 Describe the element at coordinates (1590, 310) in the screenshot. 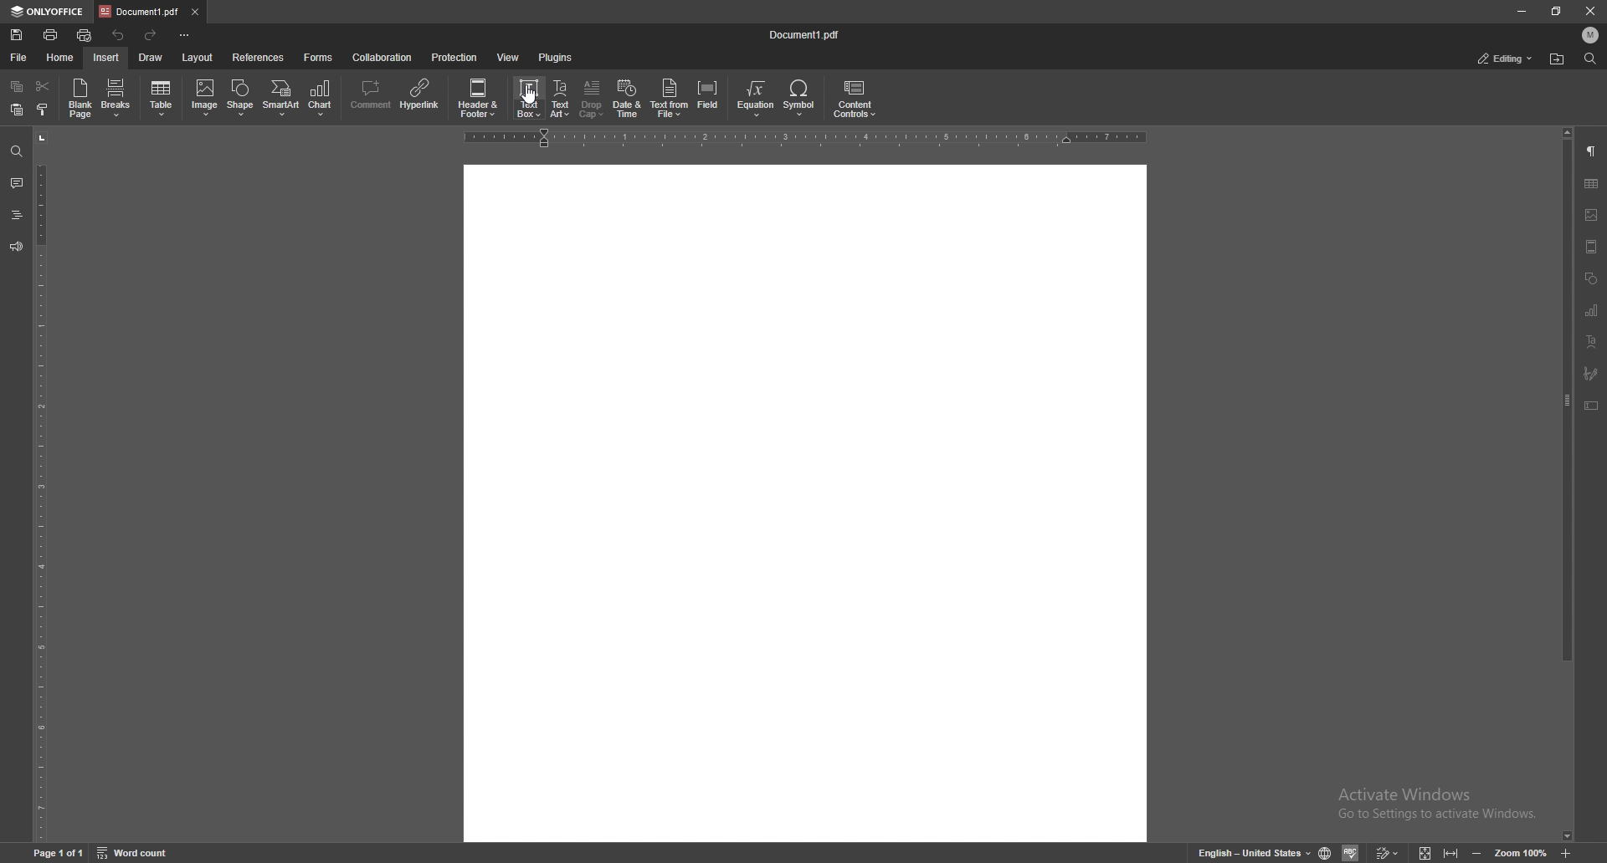

I see `chart` at that location.